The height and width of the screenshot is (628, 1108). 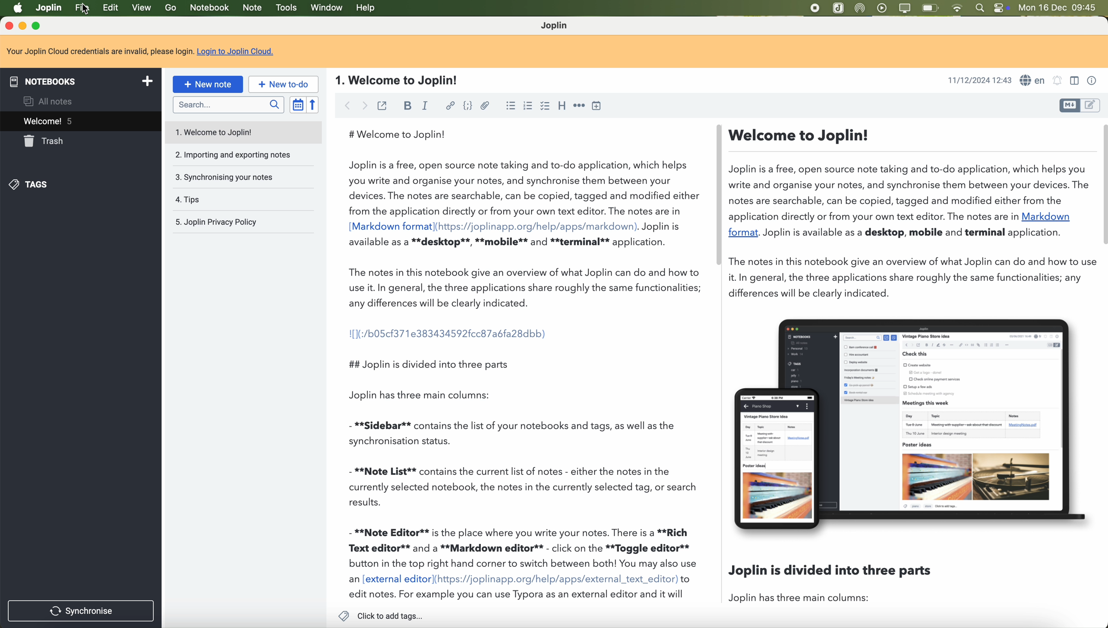 What do you see at coordinates (814, 9) in the screenshot?
I see `stop recording` at bounding box center [814, 9].